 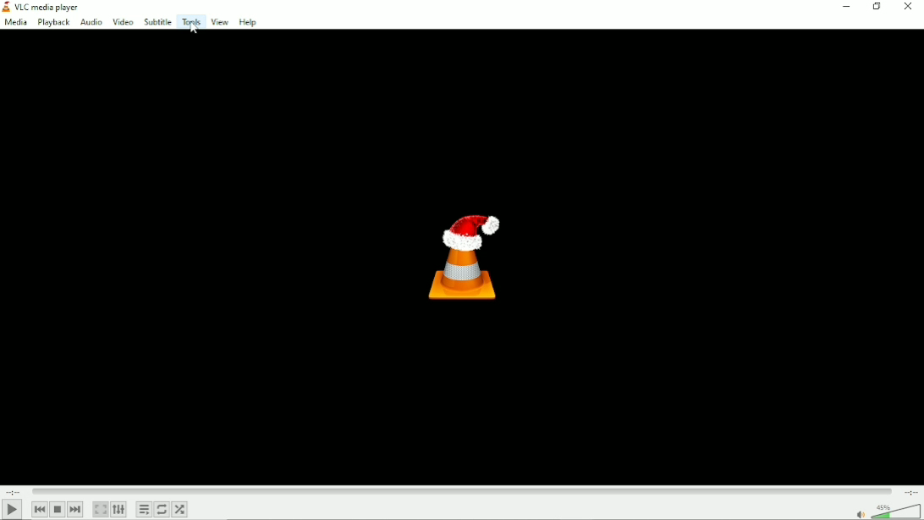 What do you see at coordinates (121, 20) in the screenshot?
I see `Video` at bounding box center [121, 20].